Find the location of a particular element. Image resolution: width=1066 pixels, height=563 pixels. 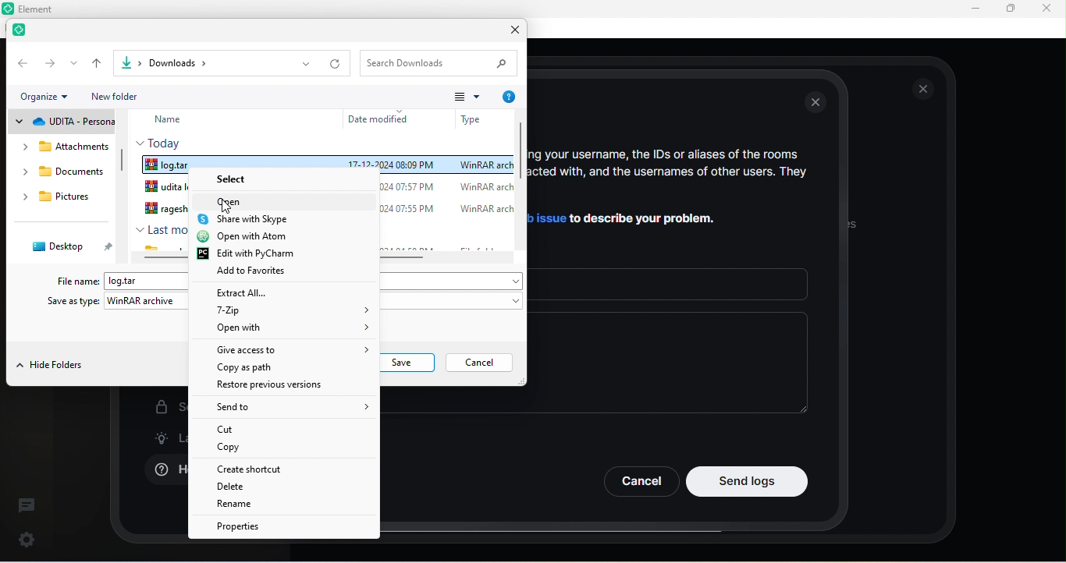

save is located at coordinates (408, 364).